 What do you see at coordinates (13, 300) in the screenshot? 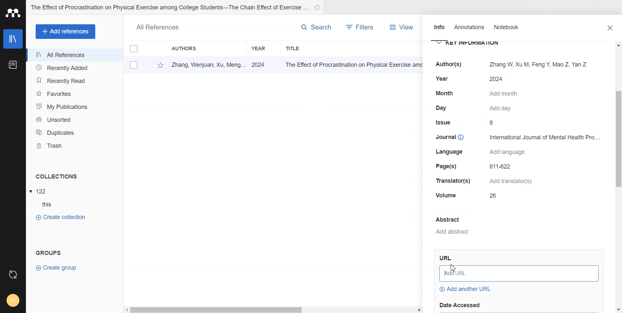
I see `Account` at bounding box center [13, 300].